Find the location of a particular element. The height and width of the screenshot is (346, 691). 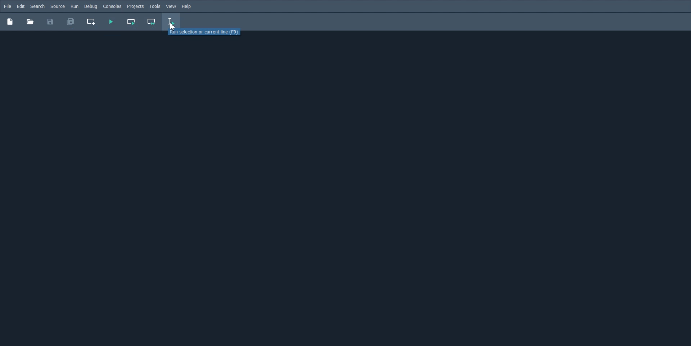

Save File is located at coordinates (50, 22).